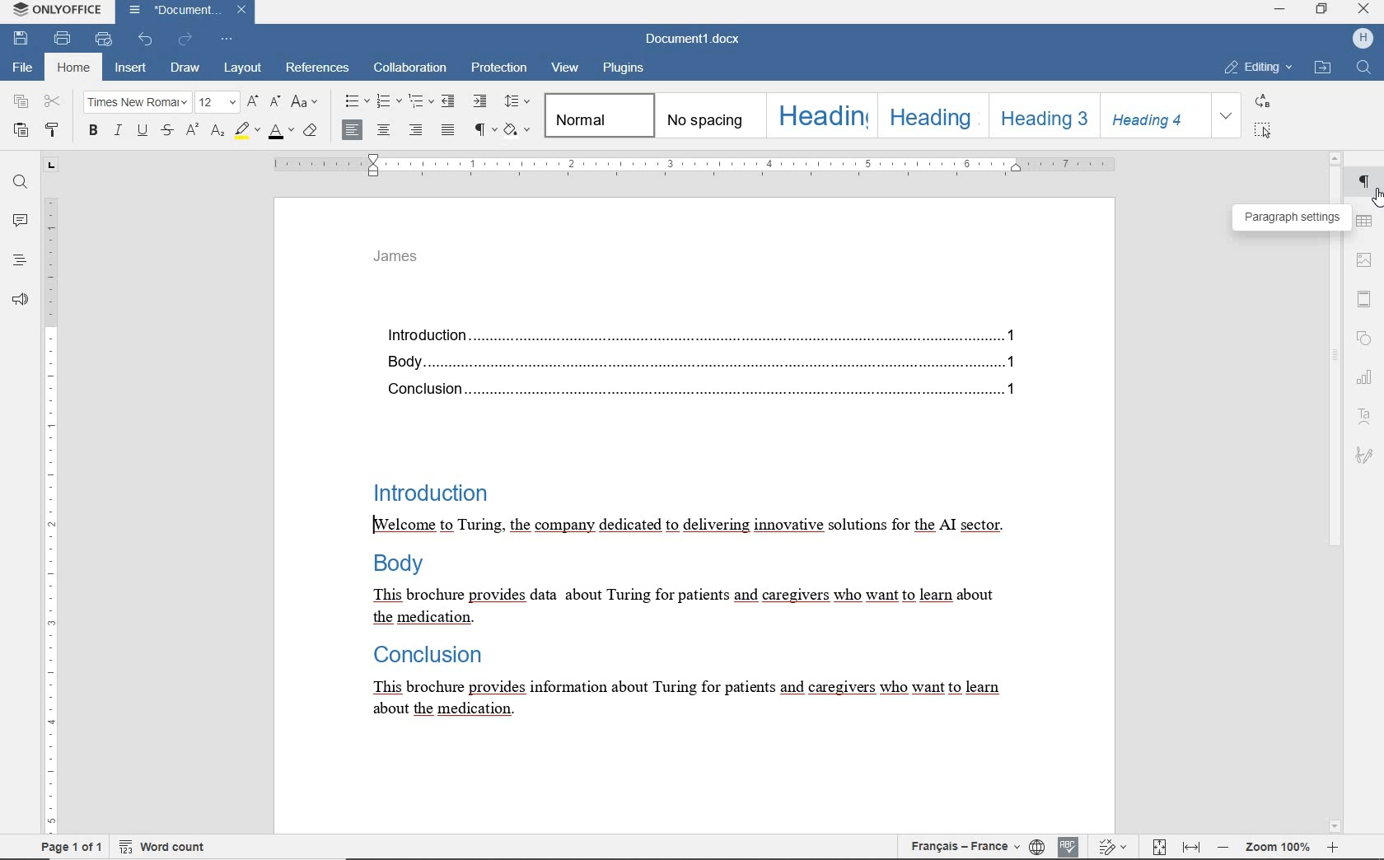  I want to click on fit to width, so click(1191, 848).